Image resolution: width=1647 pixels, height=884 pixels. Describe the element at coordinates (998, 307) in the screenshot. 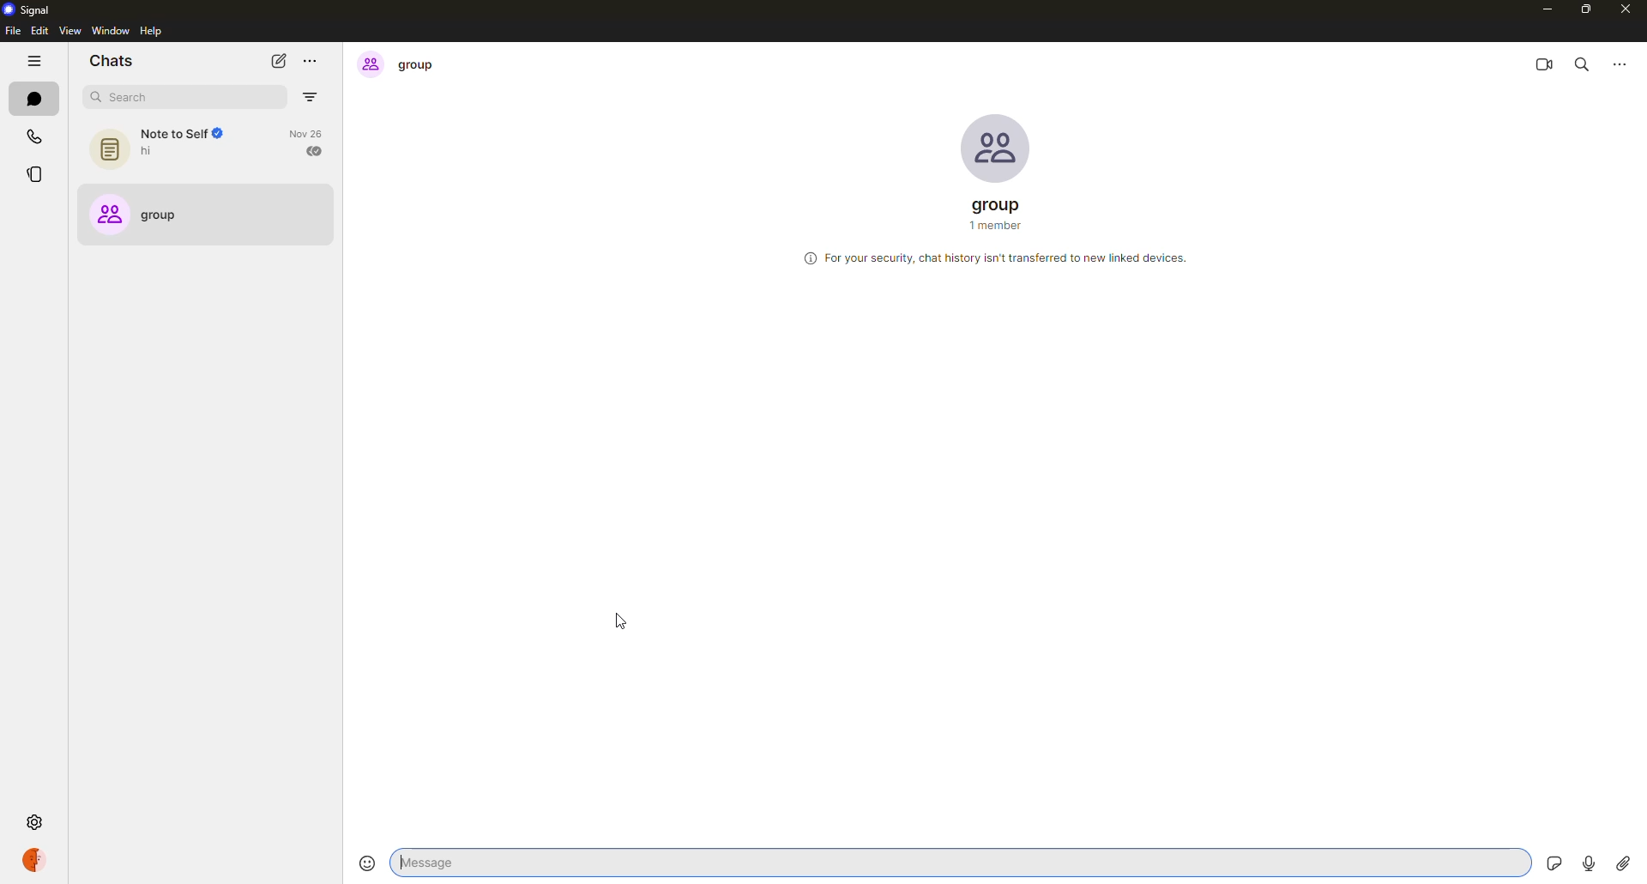

I see `date` at that location.